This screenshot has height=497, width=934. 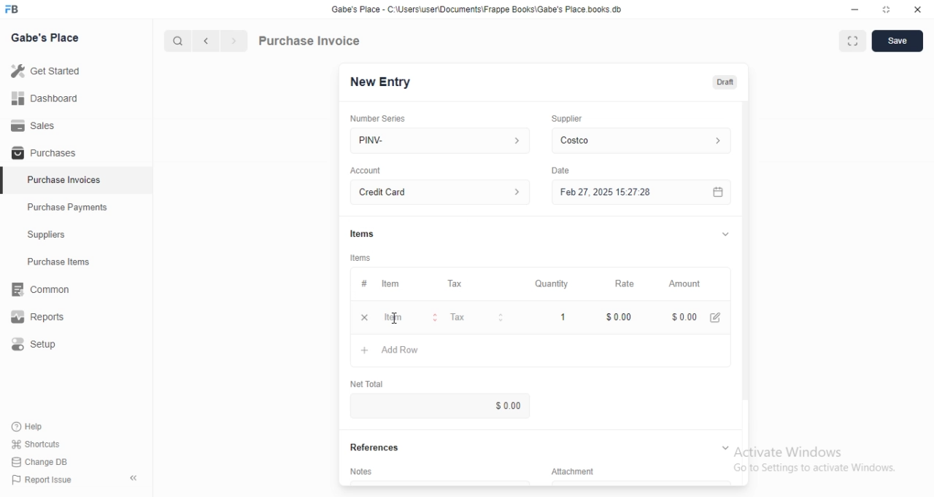 What do you see at coordinates (573, 471) in the screenshot?
I see `Attachment` at bounding box center [573, 471].